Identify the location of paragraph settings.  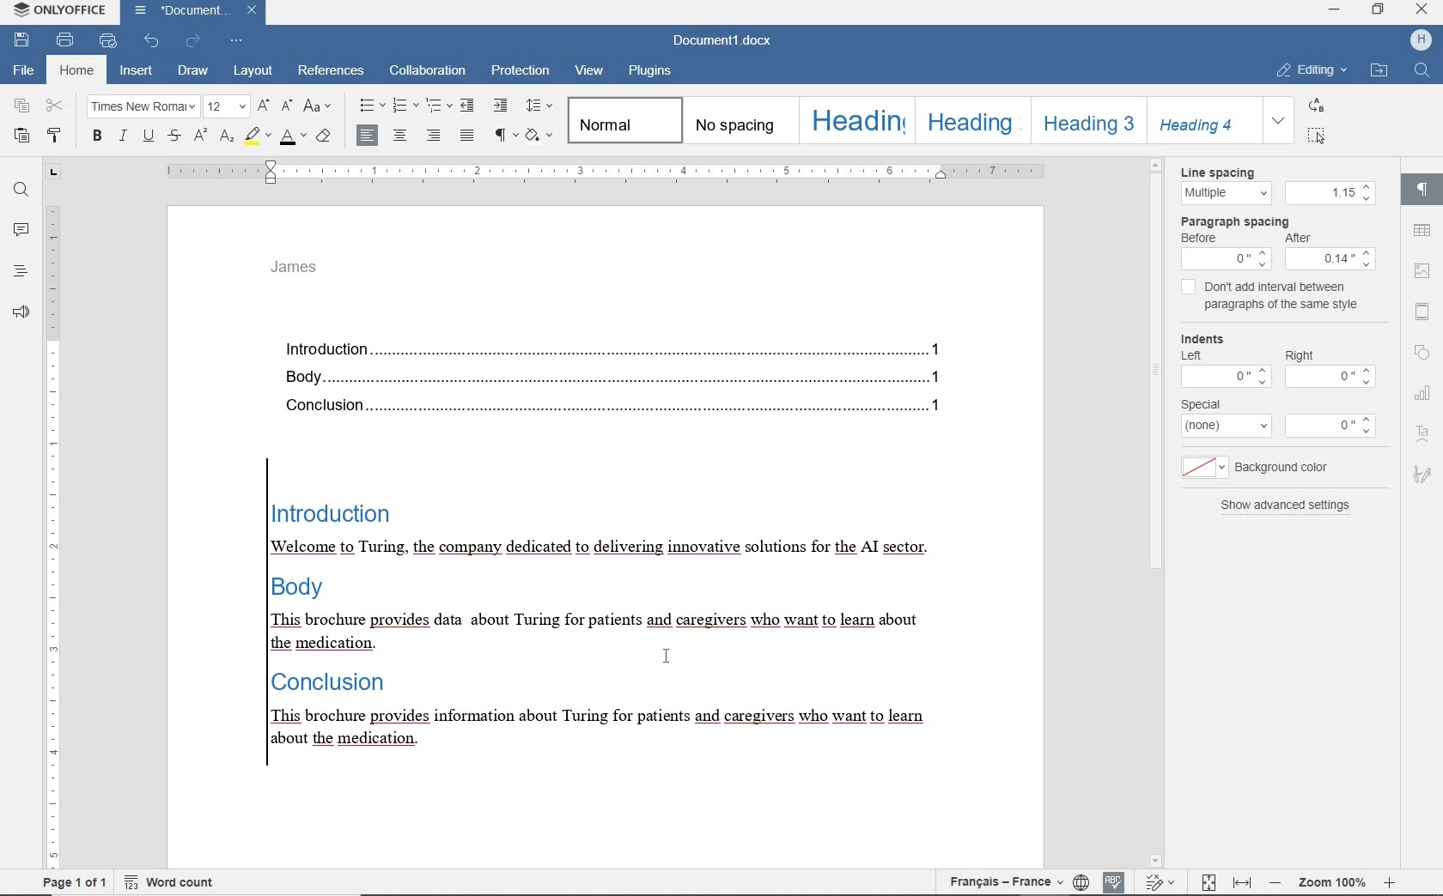
(1424, 190).